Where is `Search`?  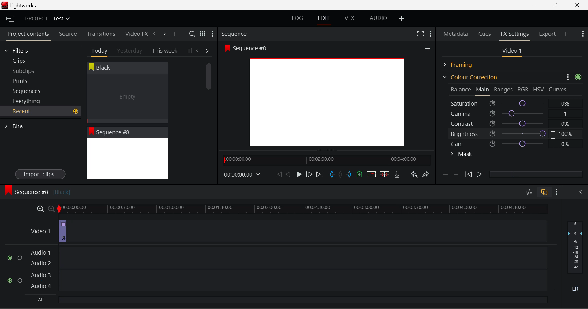 Search is located at coordinates (193, 34).